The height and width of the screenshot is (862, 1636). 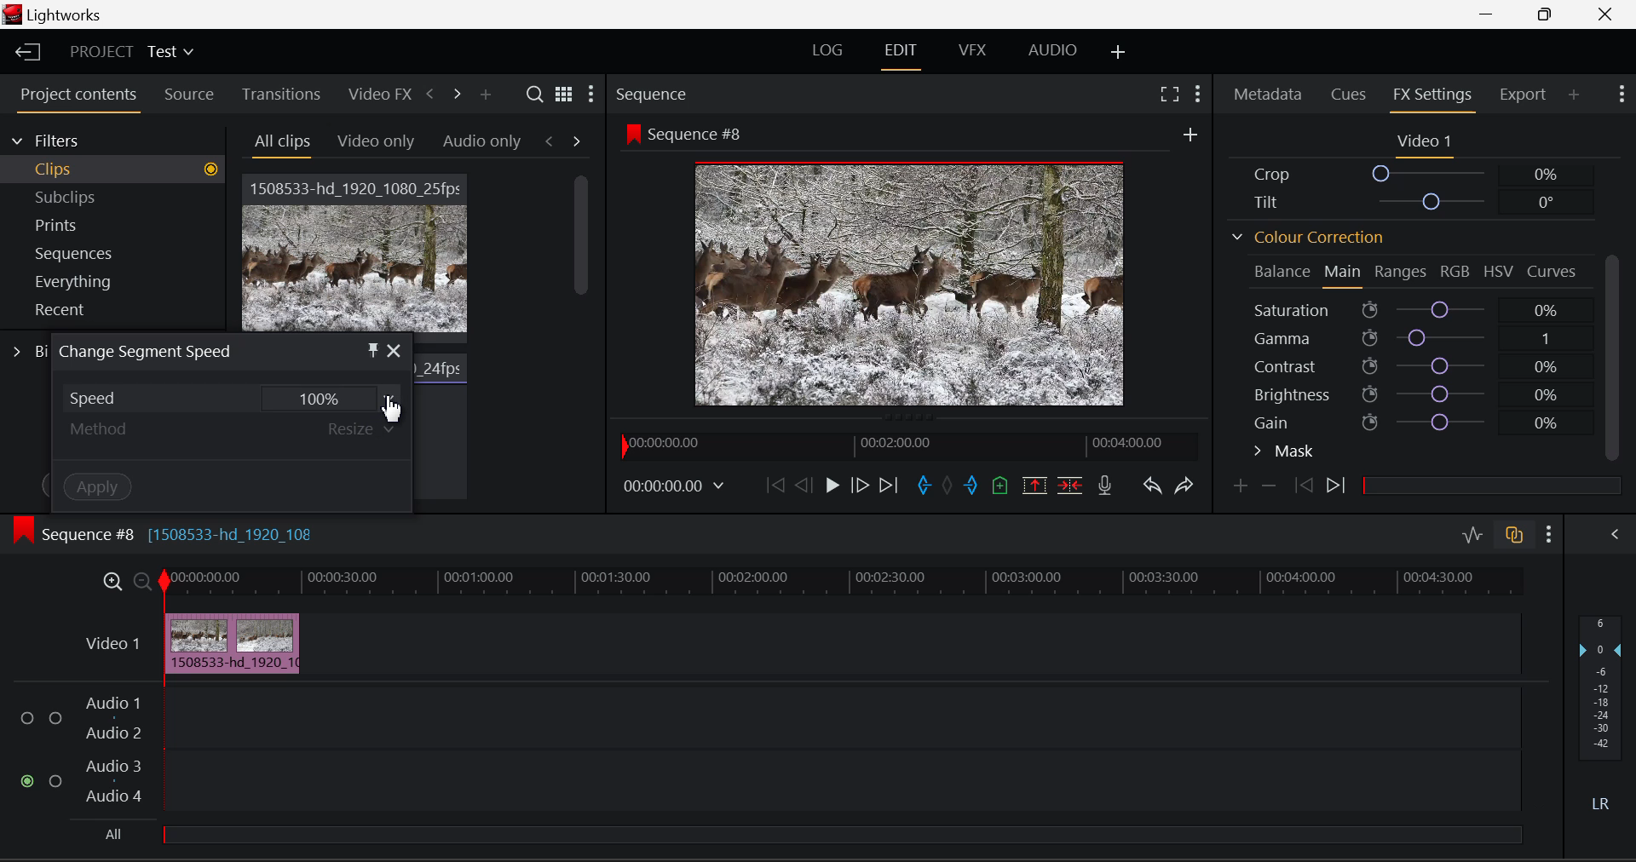 What do you see at coordinates (1428, 95) in the screenshot?
I see `FX Settings` at bounding box center [1428, 95].